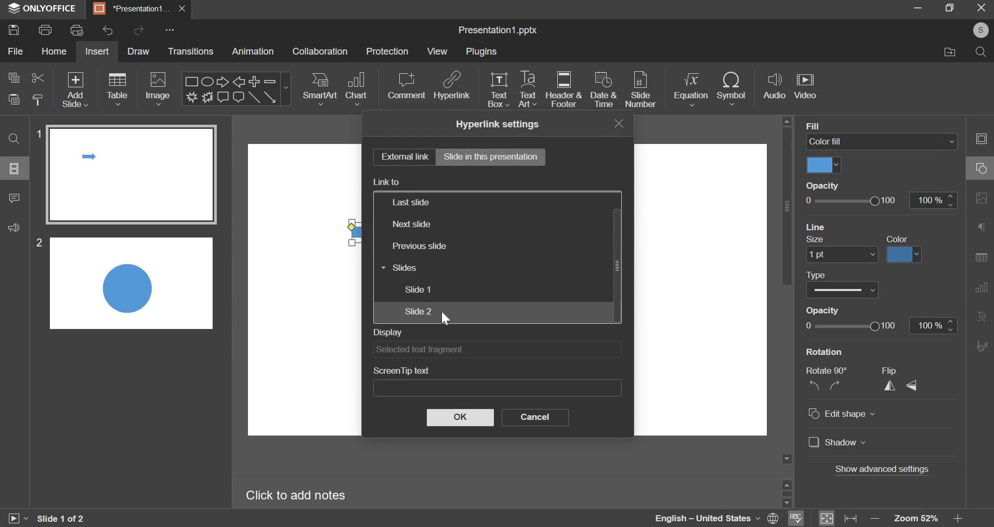  What do you see at coordinates (19, 516) in the screenshot?
I see `start slideshow` at bounding box center [19, 516].